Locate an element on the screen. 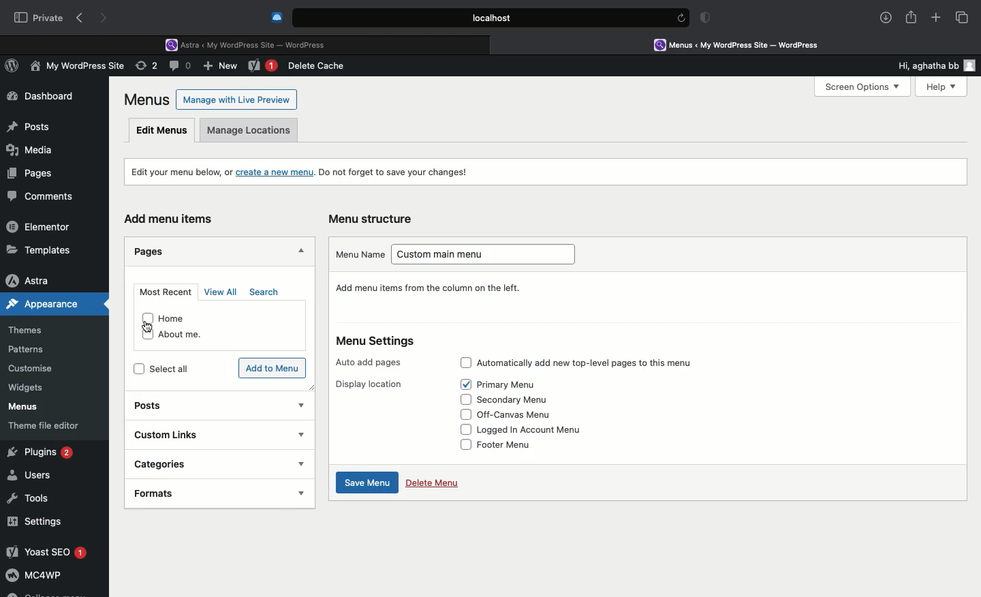 This screenshot has height=597, width=981. View all is located at coordinates (222, 292).